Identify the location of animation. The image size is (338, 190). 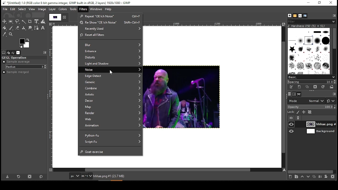
(110, 126).